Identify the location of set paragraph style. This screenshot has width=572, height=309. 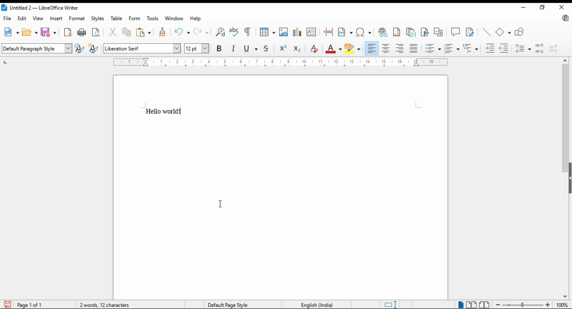
(36, 49).